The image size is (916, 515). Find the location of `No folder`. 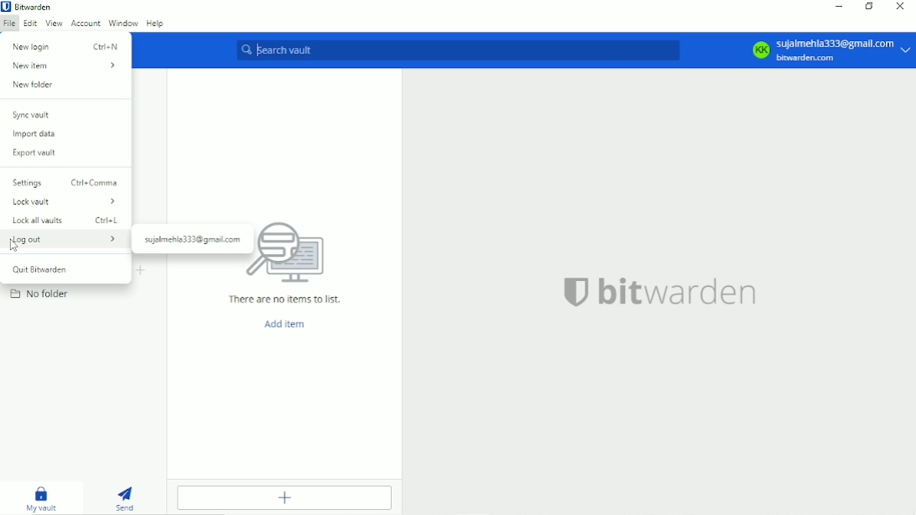

No folder is located at coordinates (39, 294).